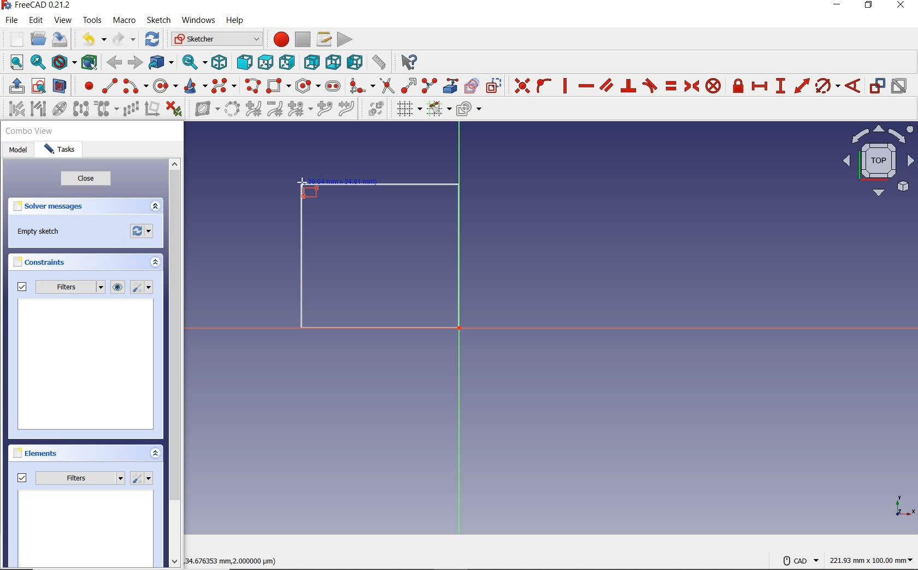 Image resolution: width=918 pixels, height=570 pixels. Describe the element at coordinates (42, 264) in the screenshot. I see `constraints` at that location.